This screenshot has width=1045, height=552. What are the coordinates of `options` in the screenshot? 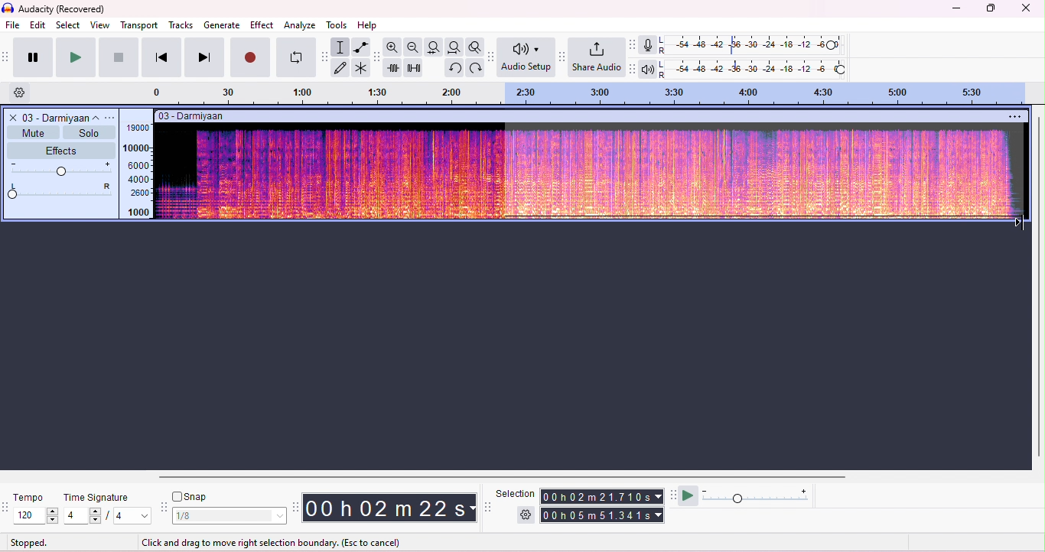 It's located at (112, 117).